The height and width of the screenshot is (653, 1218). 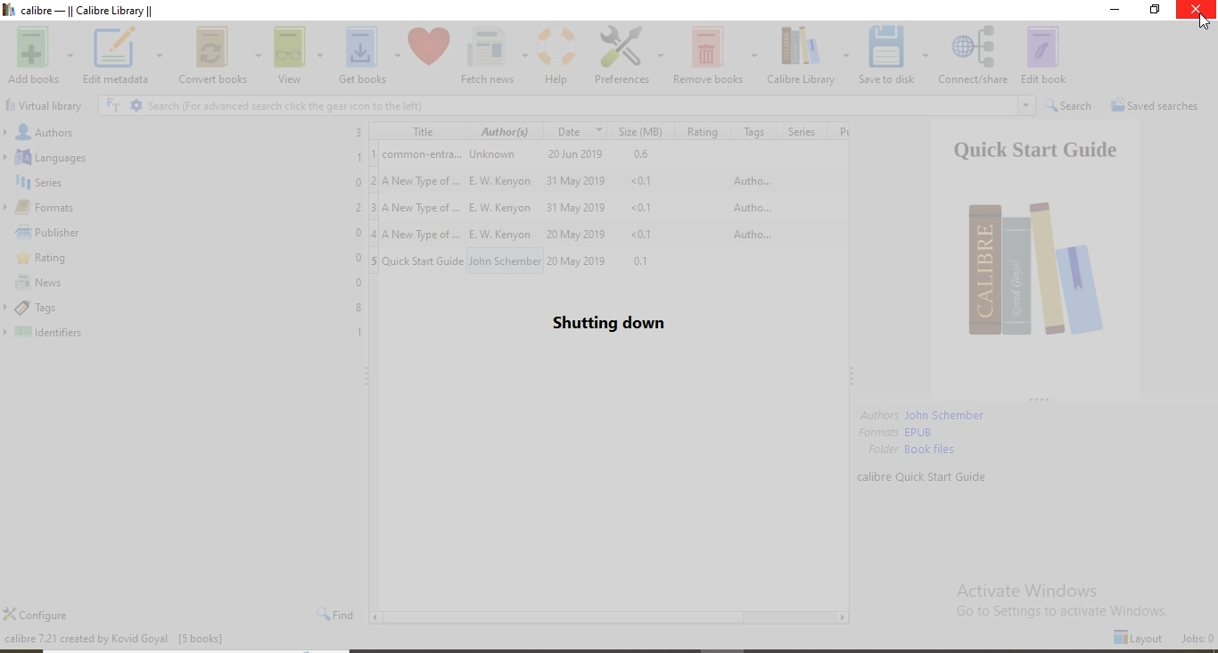 I want to click on 0.1, so click(x=646, y=260).